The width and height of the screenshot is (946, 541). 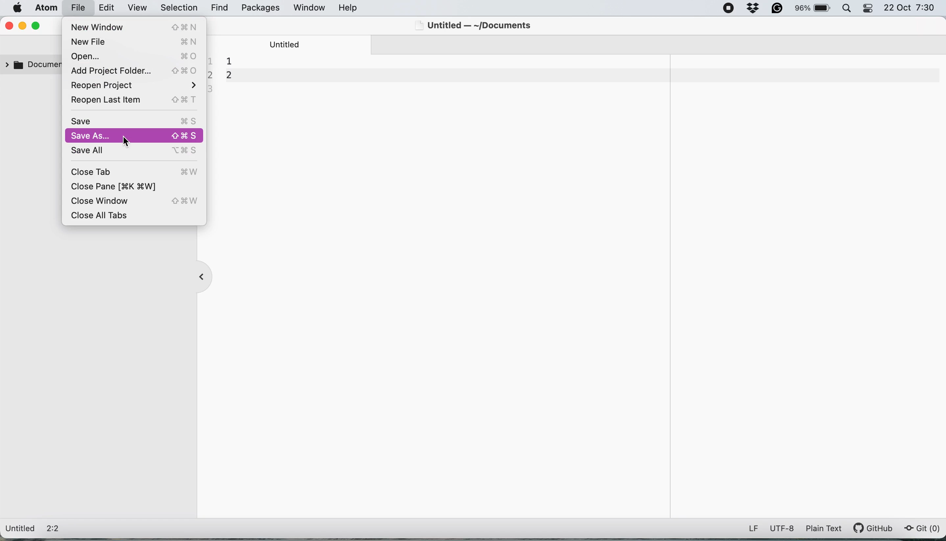 I want to click on minimise, so click(x=21, y=26).